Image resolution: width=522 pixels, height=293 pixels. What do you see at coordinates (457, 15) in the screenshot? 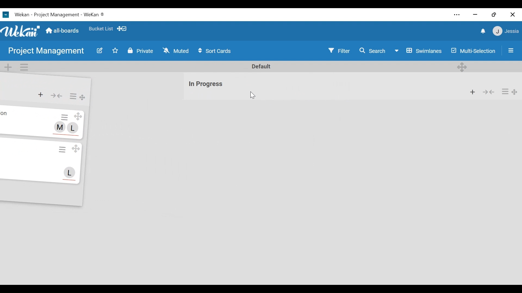
I see `settings and more` at bounding box center [457, 15].